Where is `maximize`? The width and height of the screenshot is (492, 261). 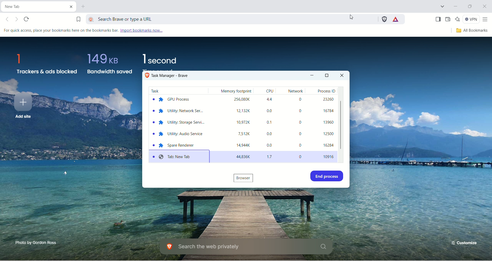 maximize is located at coordinates (327, 75).